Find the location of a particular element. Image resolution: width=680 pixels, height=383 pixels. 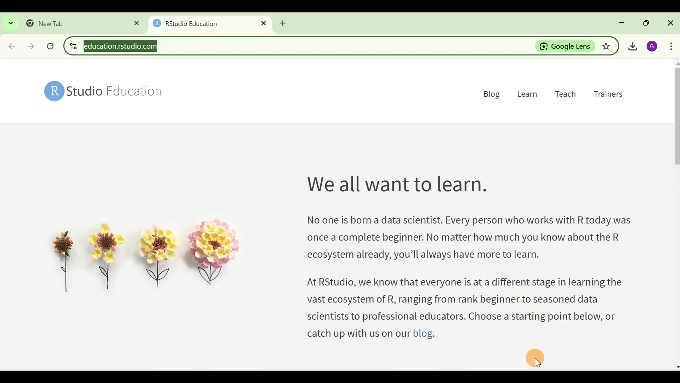

Reload this page is located at coordinates (52, 46).